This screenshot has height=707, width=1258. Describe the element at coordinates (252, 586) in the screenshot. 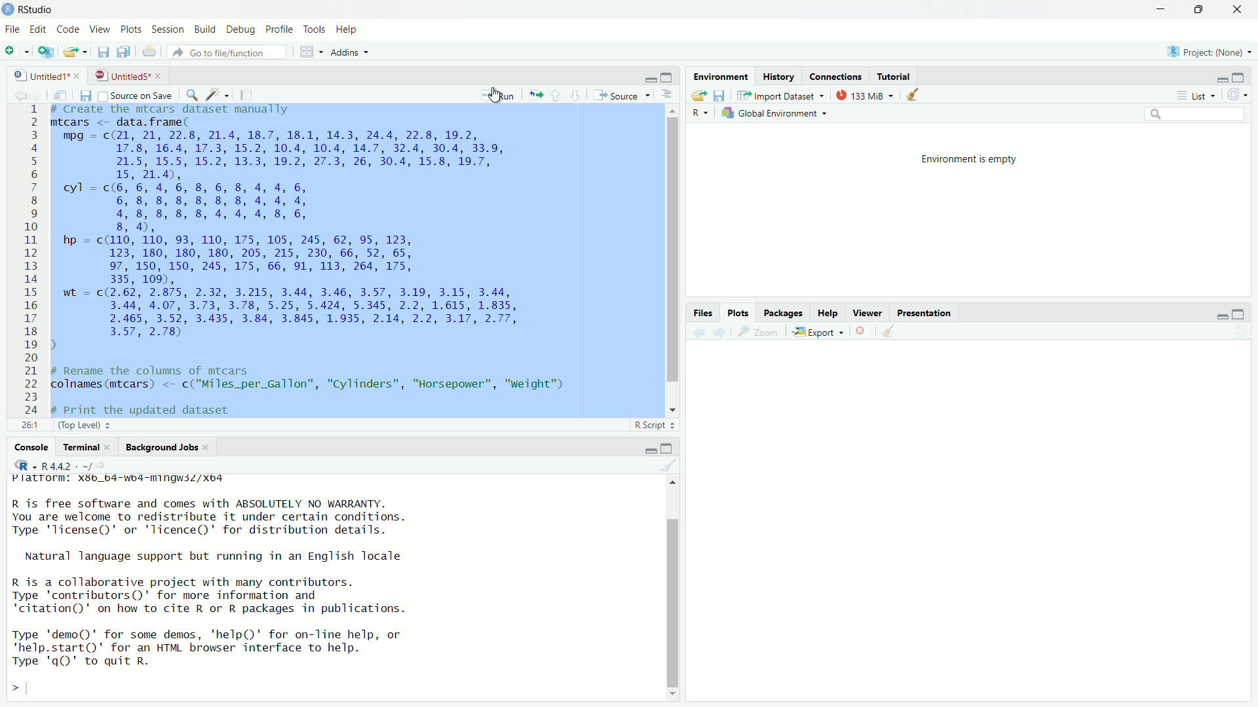

I see `platrorm: x¥b_b4-wb4-mingw3Z/xo4

R is free software and comes with ABSOLUTELY NO WARRANTY.

You are welcome to redistribute it under certain conditions.

Type 'license()' or 'licence()' for distribution details.
Natural language support but running in an English locale

R is a collaborative project with many contributors.

Type 'contributors()' for more information and

'citation()' on how to cite R or R packages in publications.

Type 'demo()' for some demos, 'help()' for on-Tine help, or

'help.start()"' for an HTML browser interface to help.

Type 'qQ' to quit R.

>` at that location.